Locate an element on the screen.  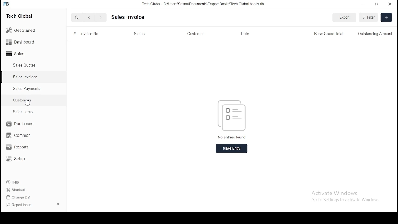
sales is located at coordinates (17, 54).